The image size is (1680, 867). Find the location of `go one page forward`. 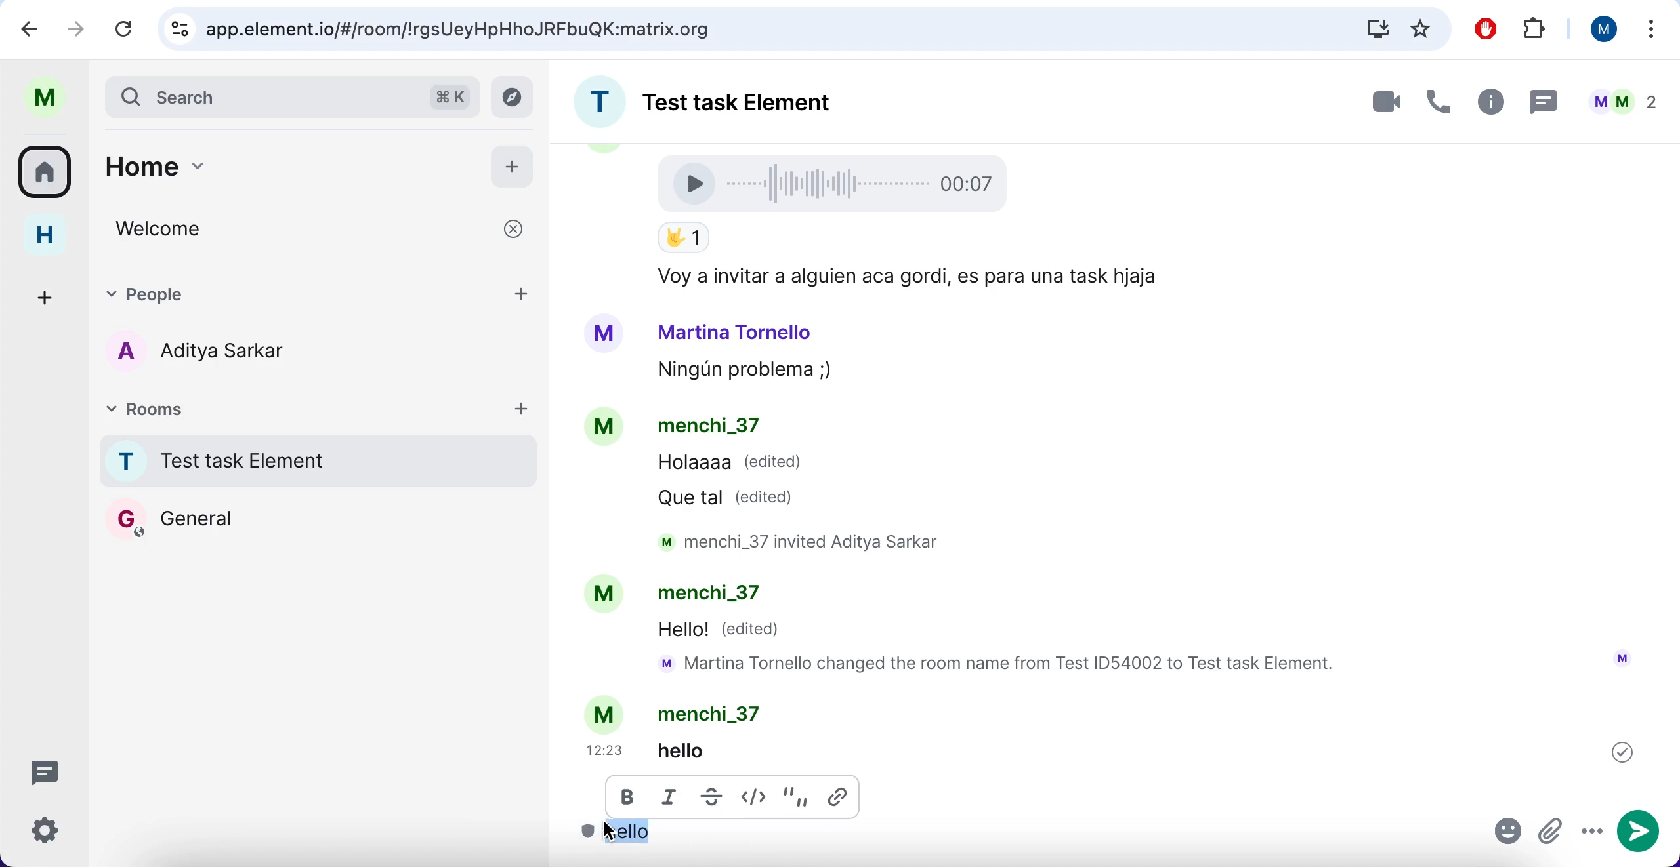

go one page forward is located at coordinates (80, 28).